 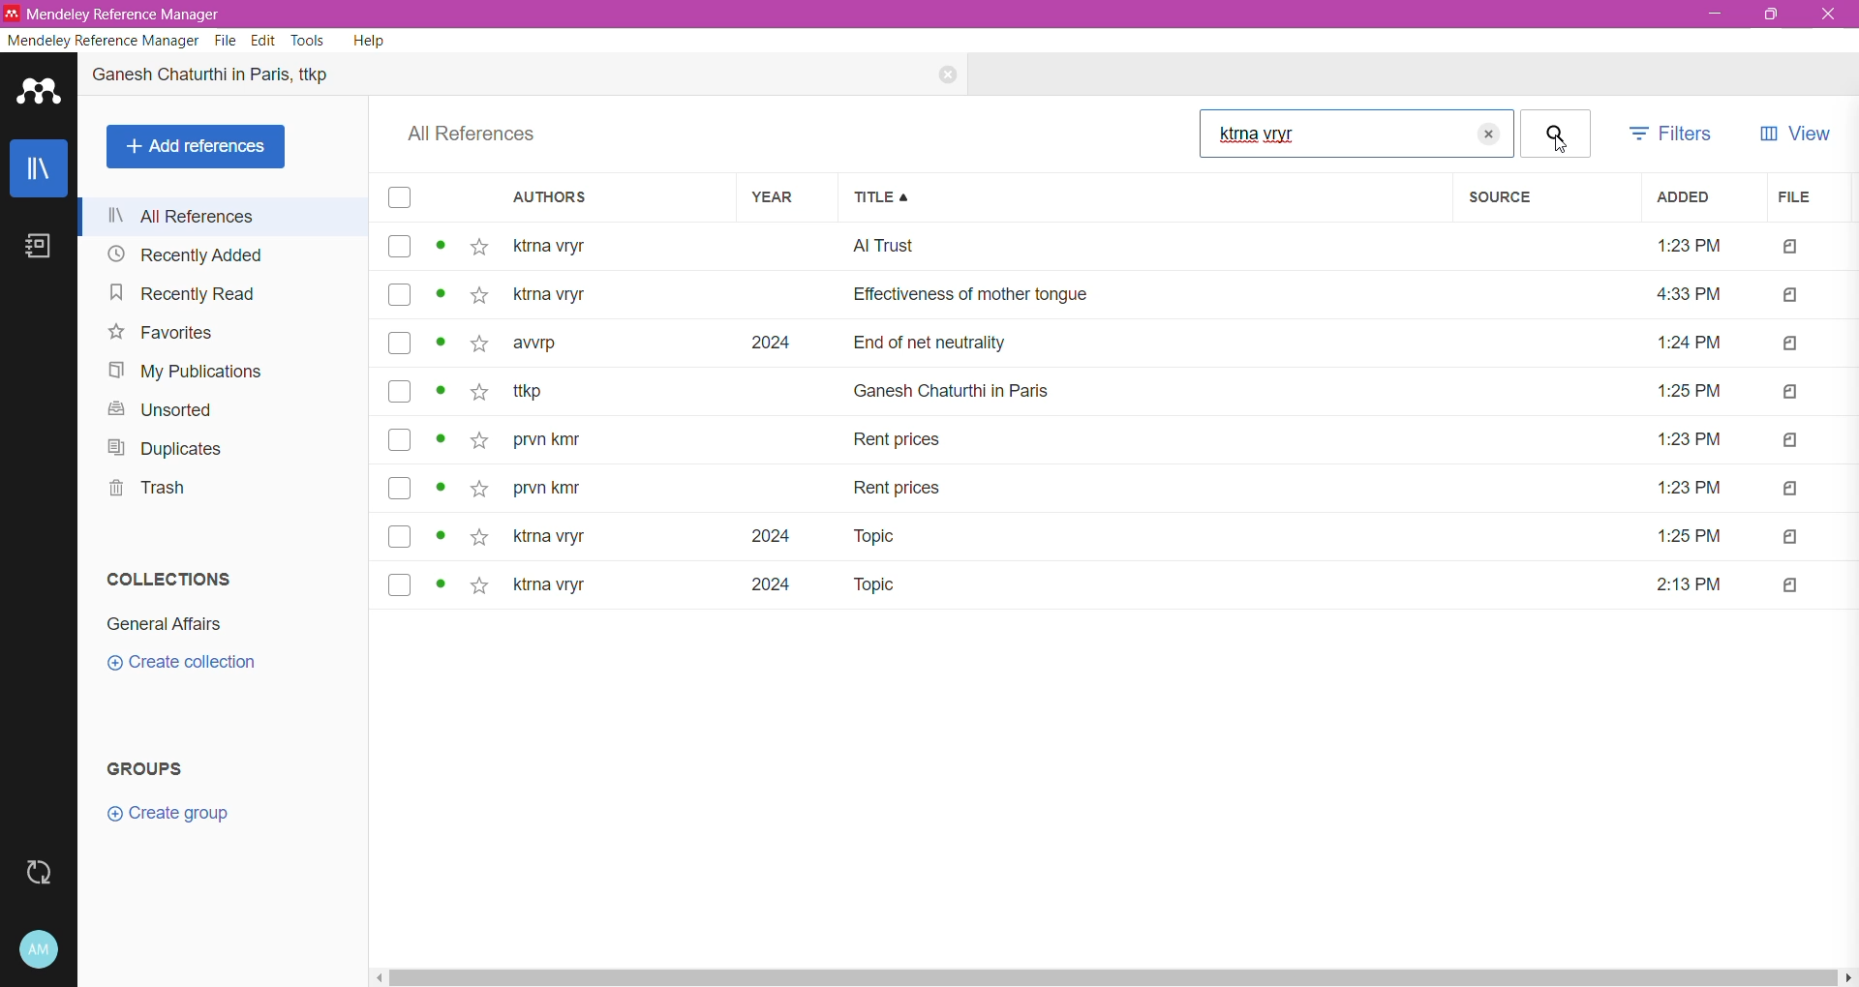 I want to click on file type, so click(x=1793, y=536).